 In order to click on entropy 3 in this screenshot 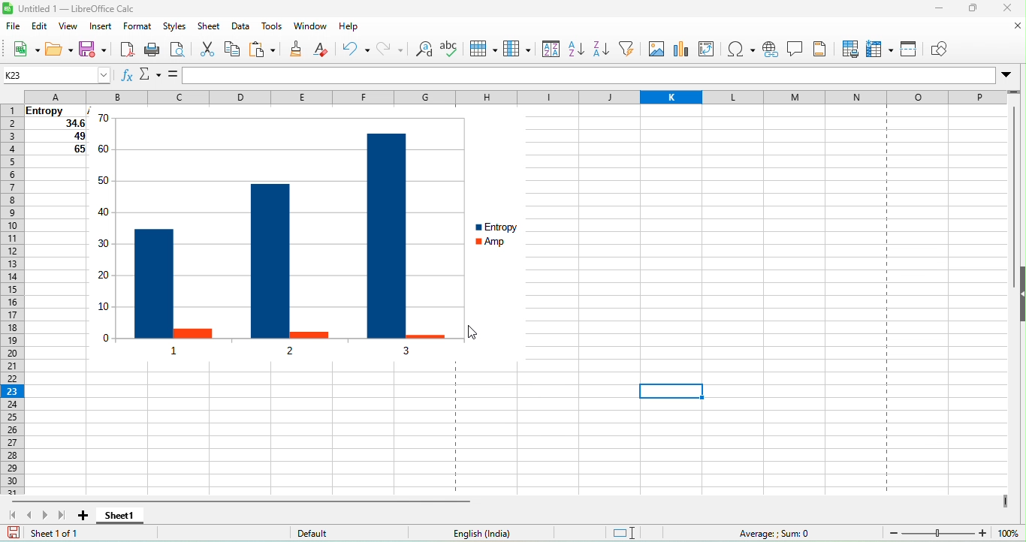, I will do `click(386, 236)`.